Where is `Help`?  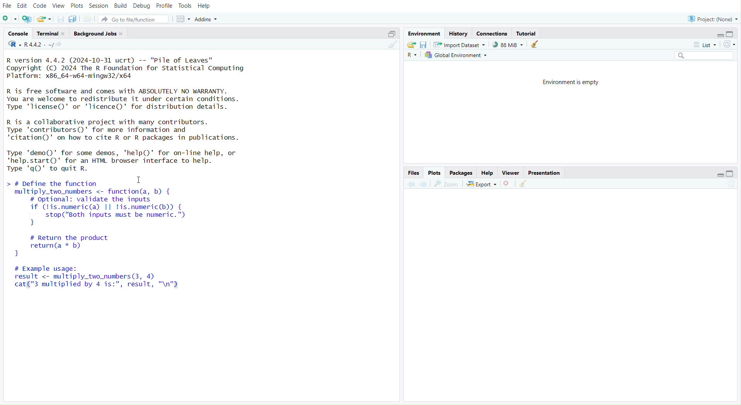
Help is located at coordinates (488, 173).